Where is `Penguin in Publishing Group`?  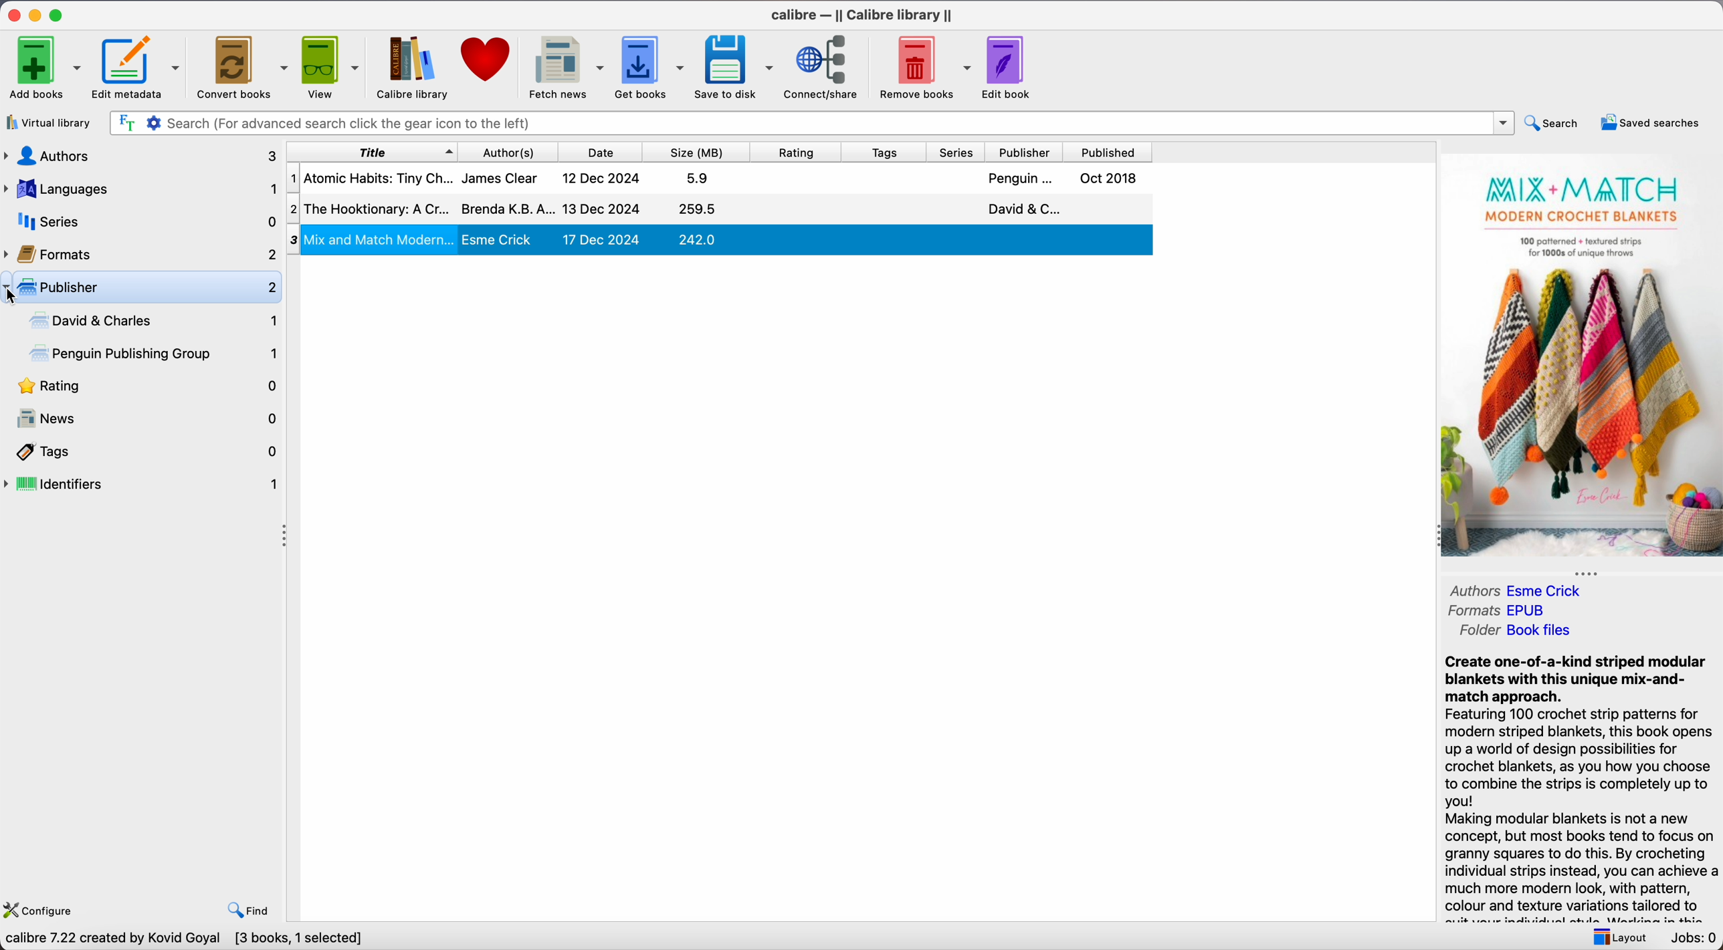
Penguin in Publishing Group is located at coordinates (156, 355).